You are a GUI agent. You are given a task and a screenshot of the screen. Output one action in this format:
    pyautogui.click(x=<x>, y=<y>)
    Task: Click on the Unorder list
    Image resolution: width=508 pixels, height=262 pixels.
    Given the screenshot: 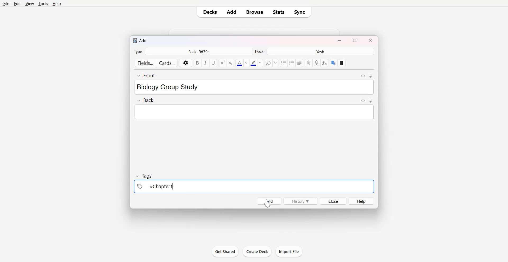 What is the action you would take?
    pyautogui.click(x=284, y=63)
    